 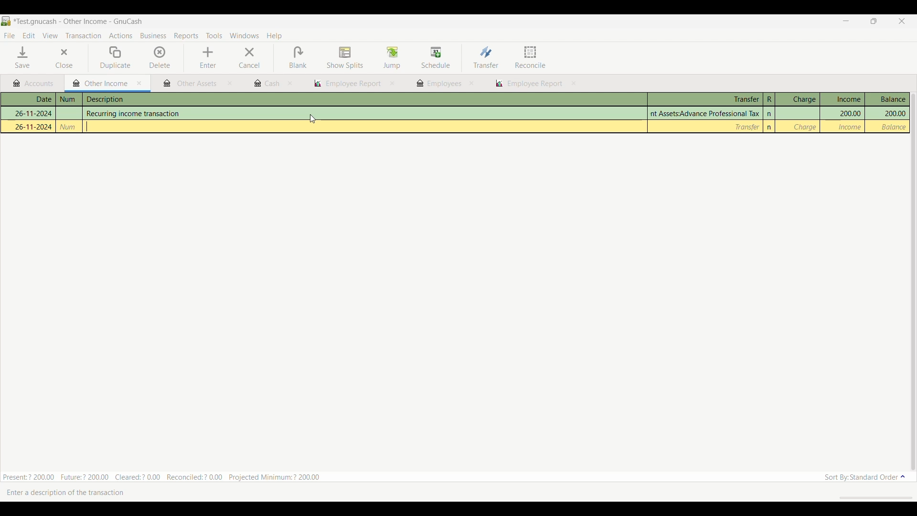 What do you see at coordinates (887, 99) in the screenshot?
I see `Balance column` at bounding box center [887, 99].